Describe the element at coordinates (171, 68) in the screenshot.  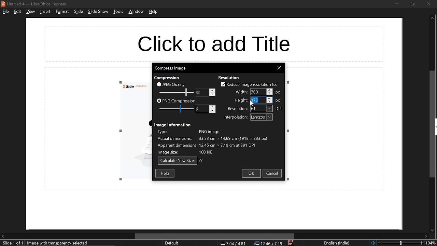
I see `current window` at that location.